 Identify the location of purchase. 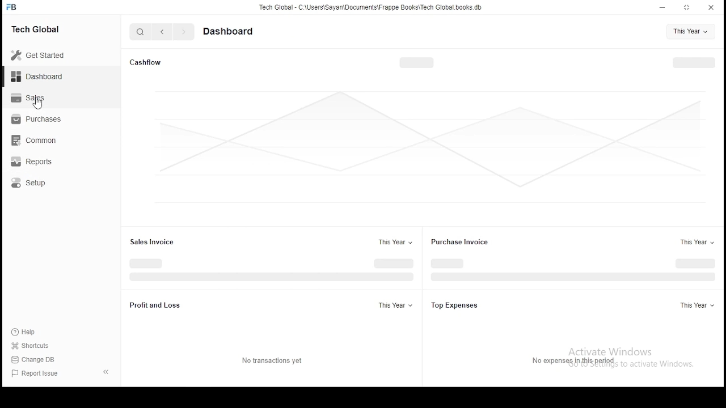
(39, 119).